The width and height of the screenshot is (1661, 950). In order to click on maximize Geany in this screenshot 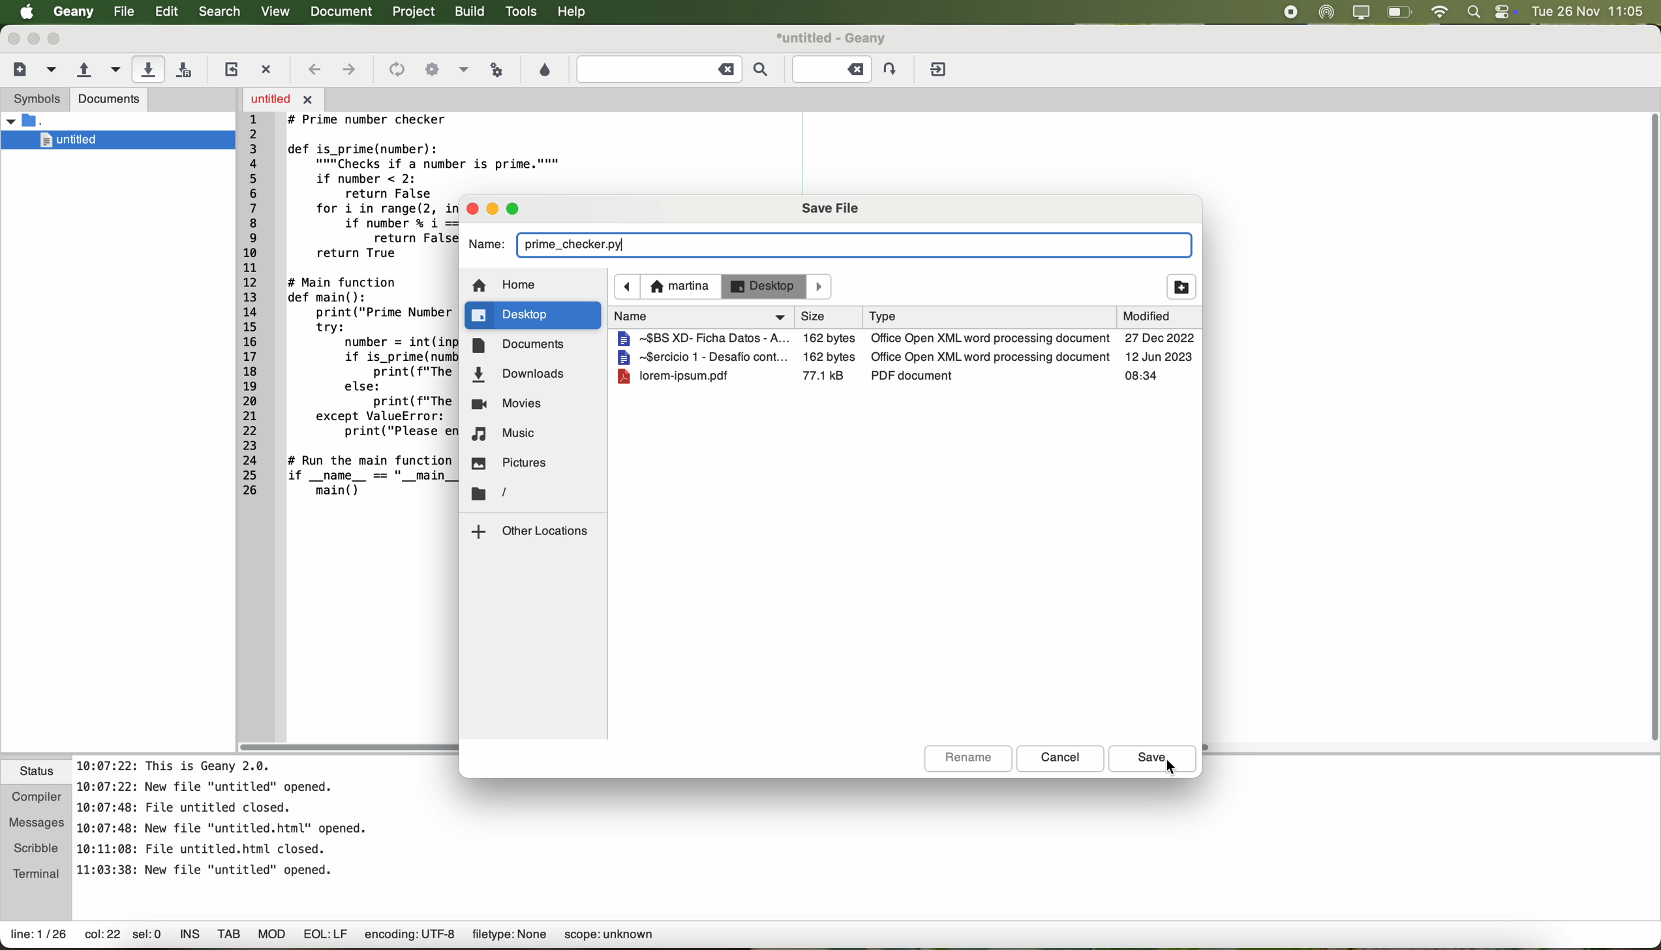, I will do `click(58, 38)`.